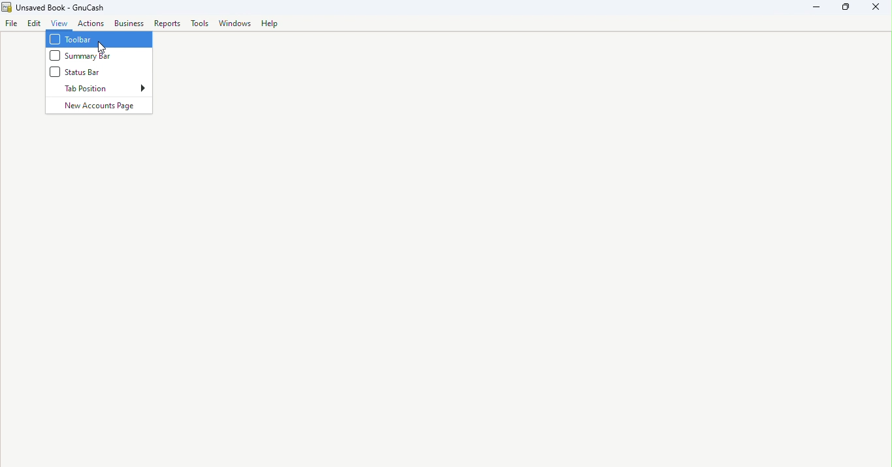  Describe the element at coordinates (270, 23) in the screenshot. I see `Help` at that location.